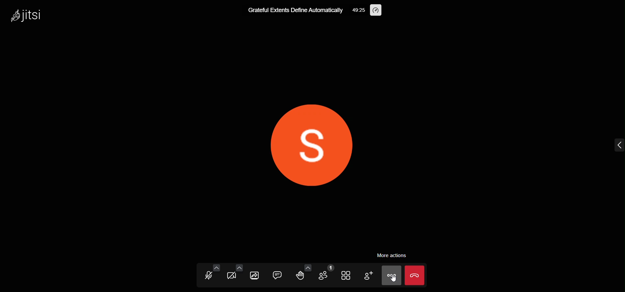 Image resolution: width=625 pixels, height=292 pixels. I want to click on performance setting, so click(377, 11).